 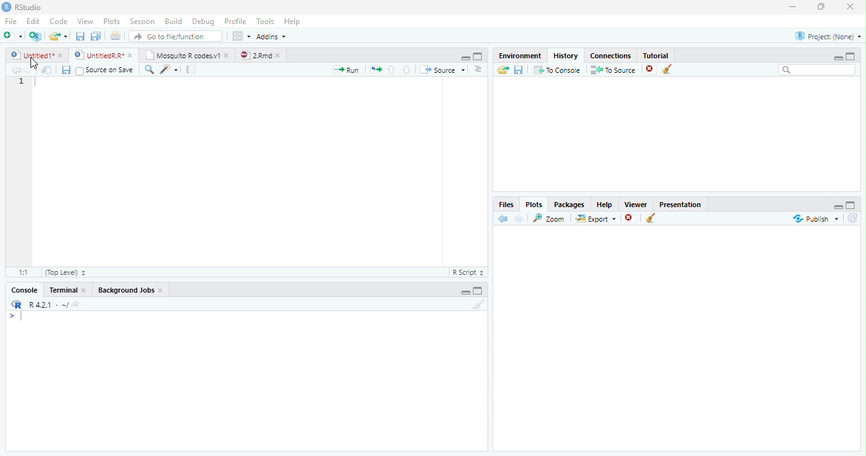 I want to click on Show in new window, so click(x=48, y=70).